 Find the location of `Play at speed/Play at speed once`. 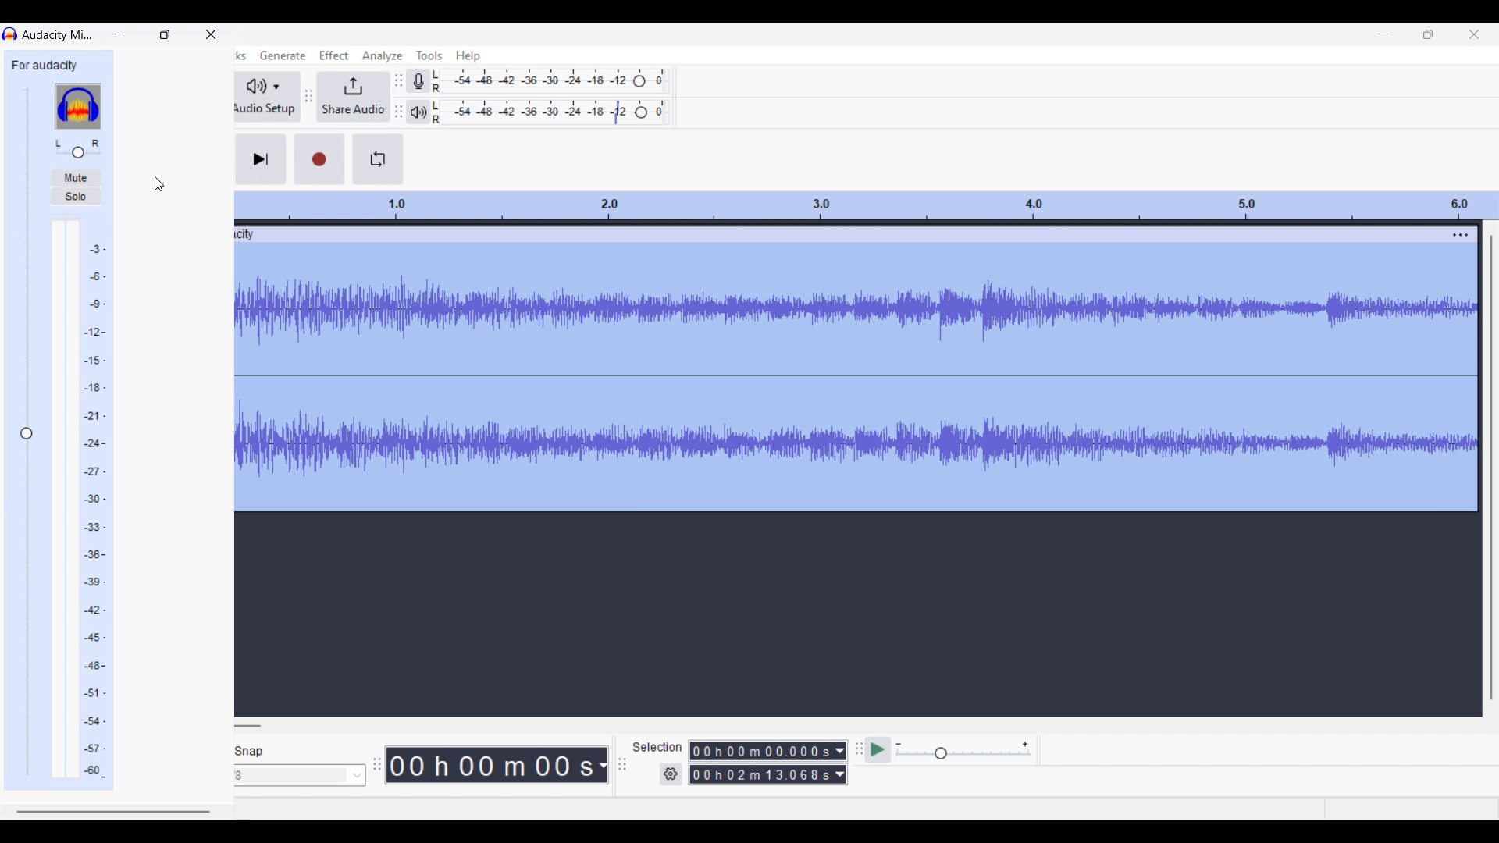

Play at speed/Play at speed once is located at coordinates (877, 750).